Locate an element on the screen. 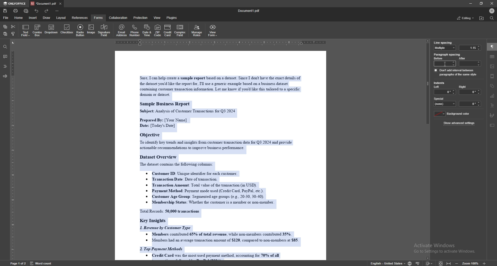 Image resolution: width=497 pixels, height=266 pixels. table is located at coordinates (492, 57).